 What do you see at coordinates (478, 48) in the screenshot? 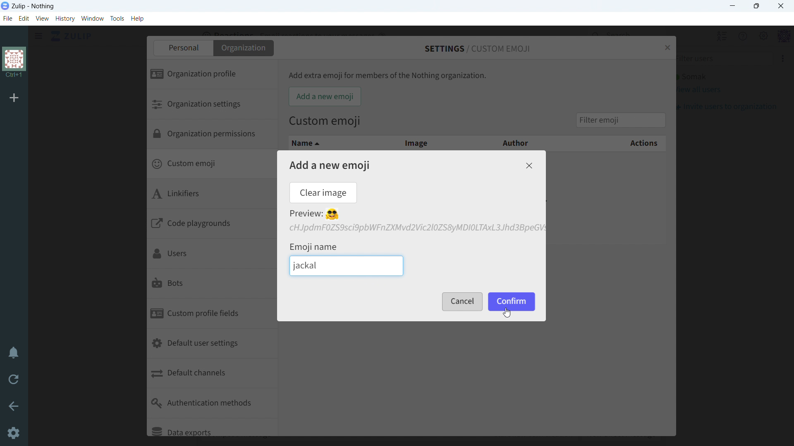
I see `settings/custom emoji` at bounding box center [478, 48].